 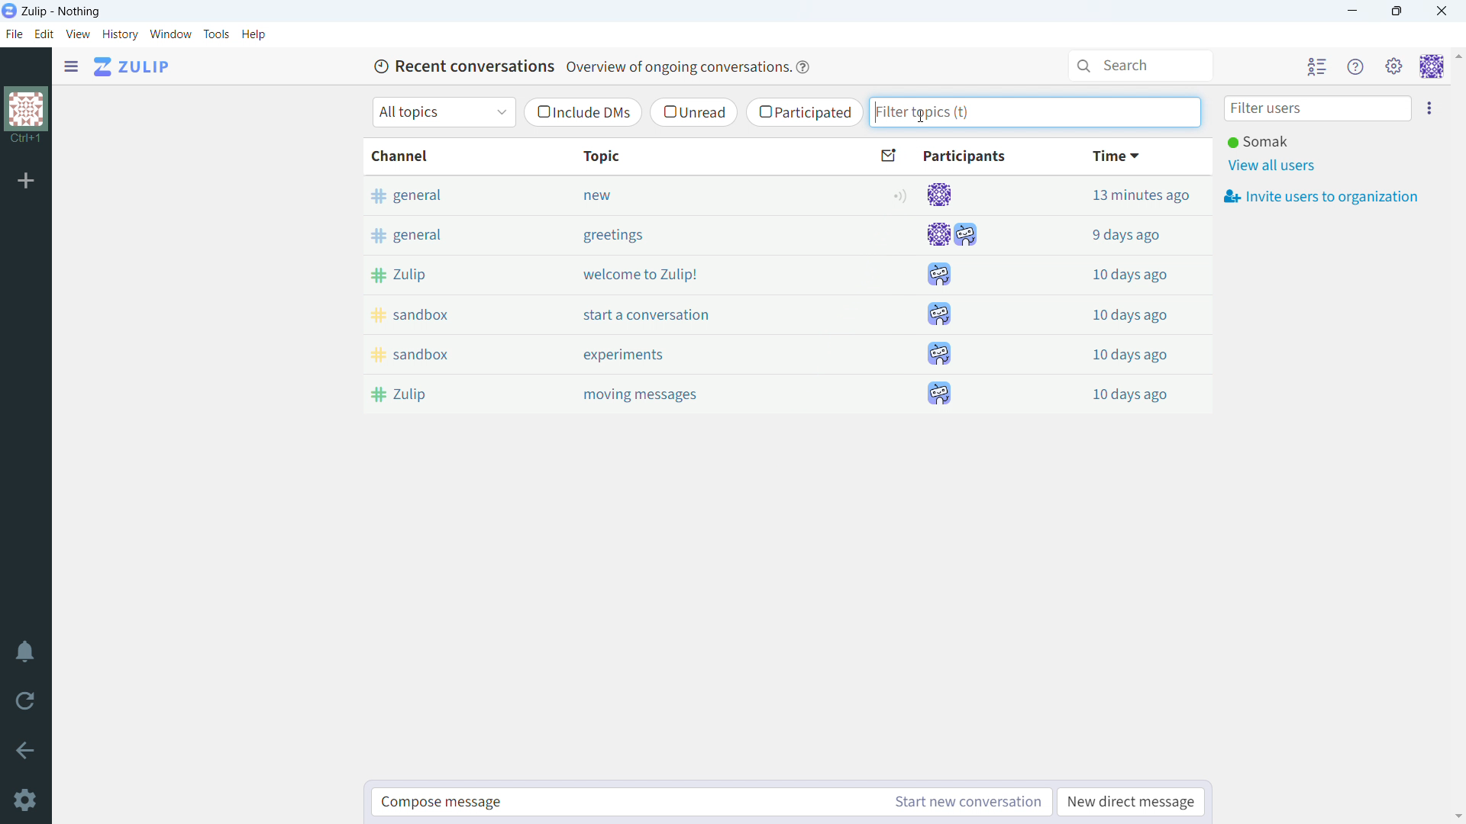 I want to click on sandbox, so click(x=444, y=353).